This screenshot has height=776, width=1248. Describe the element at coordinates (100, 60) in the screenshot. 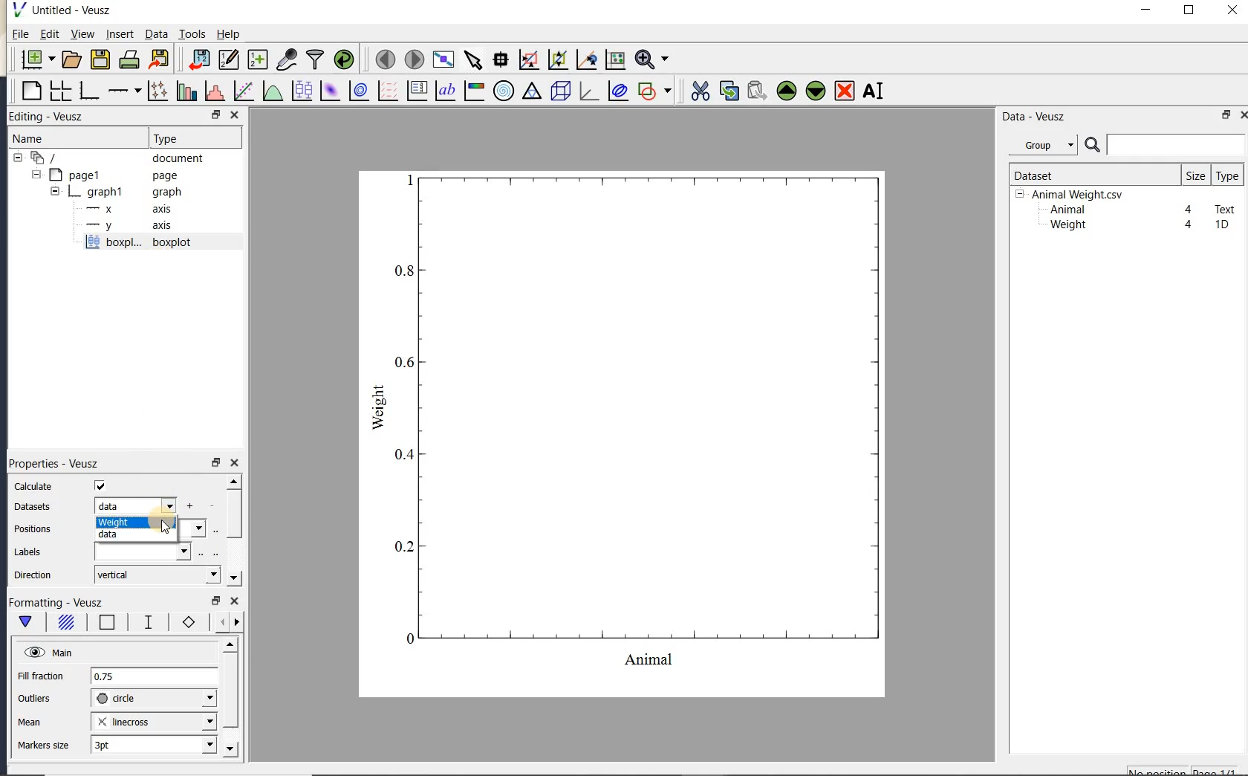

I see `save the document` at that location.